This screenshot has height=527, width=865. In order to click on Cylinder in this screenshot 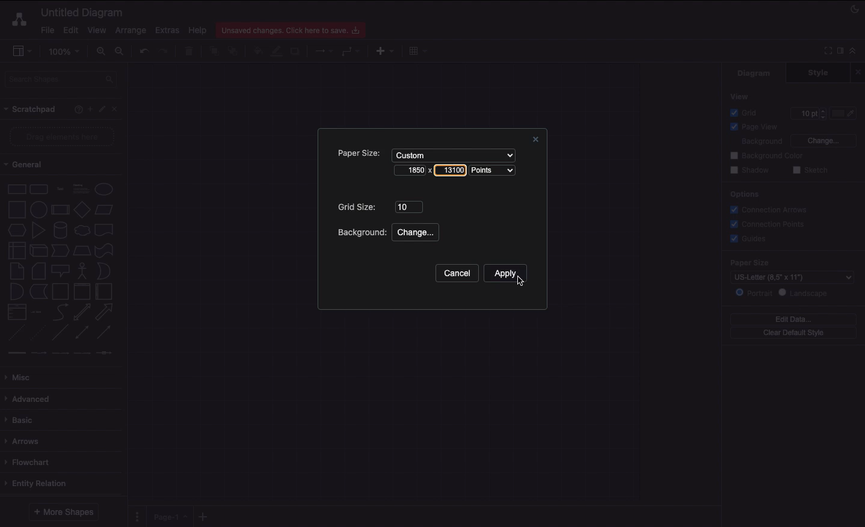, I will do `click(60, 230)`.